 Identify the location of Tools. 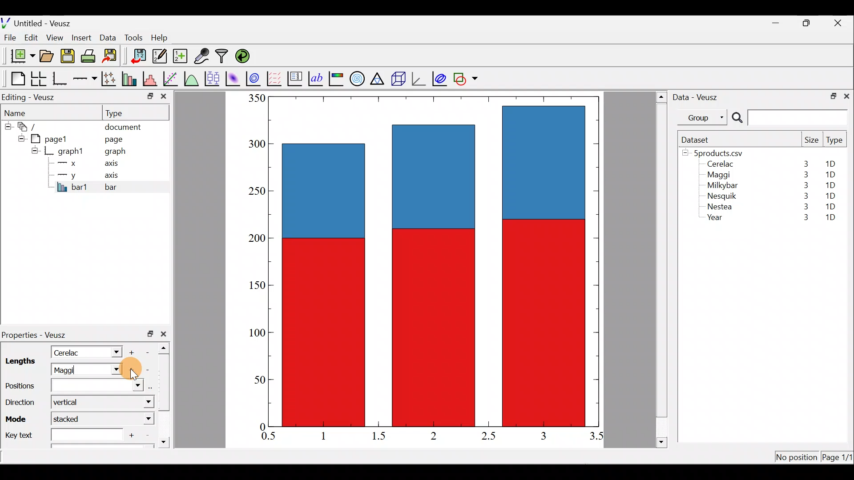
(133, 37).